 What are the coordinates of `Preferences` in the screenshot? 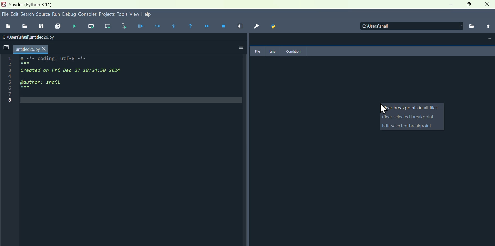 It's located at (257, 26).